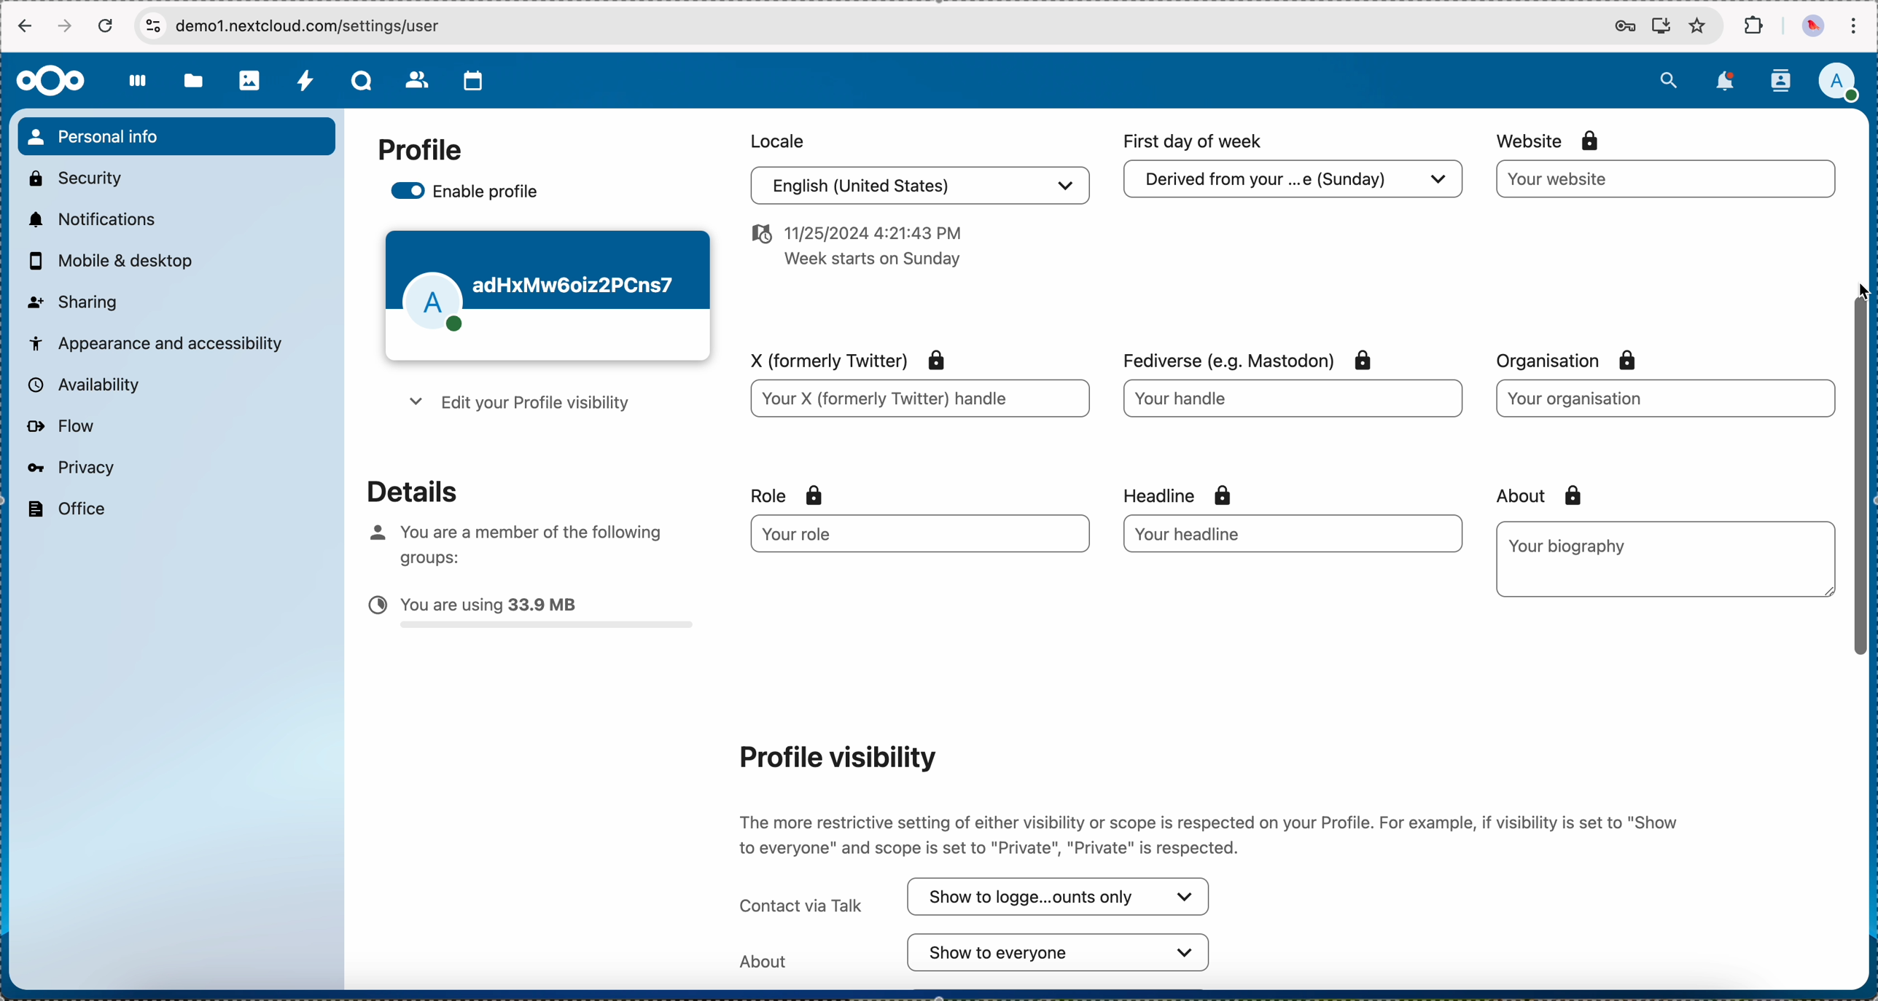 Image resolution: width=1878 pixels, height=1001 pixels. What do you see at coordinates (468, 193) in the screenshot?
I see `enable profile` at bounding box center [468, 193].